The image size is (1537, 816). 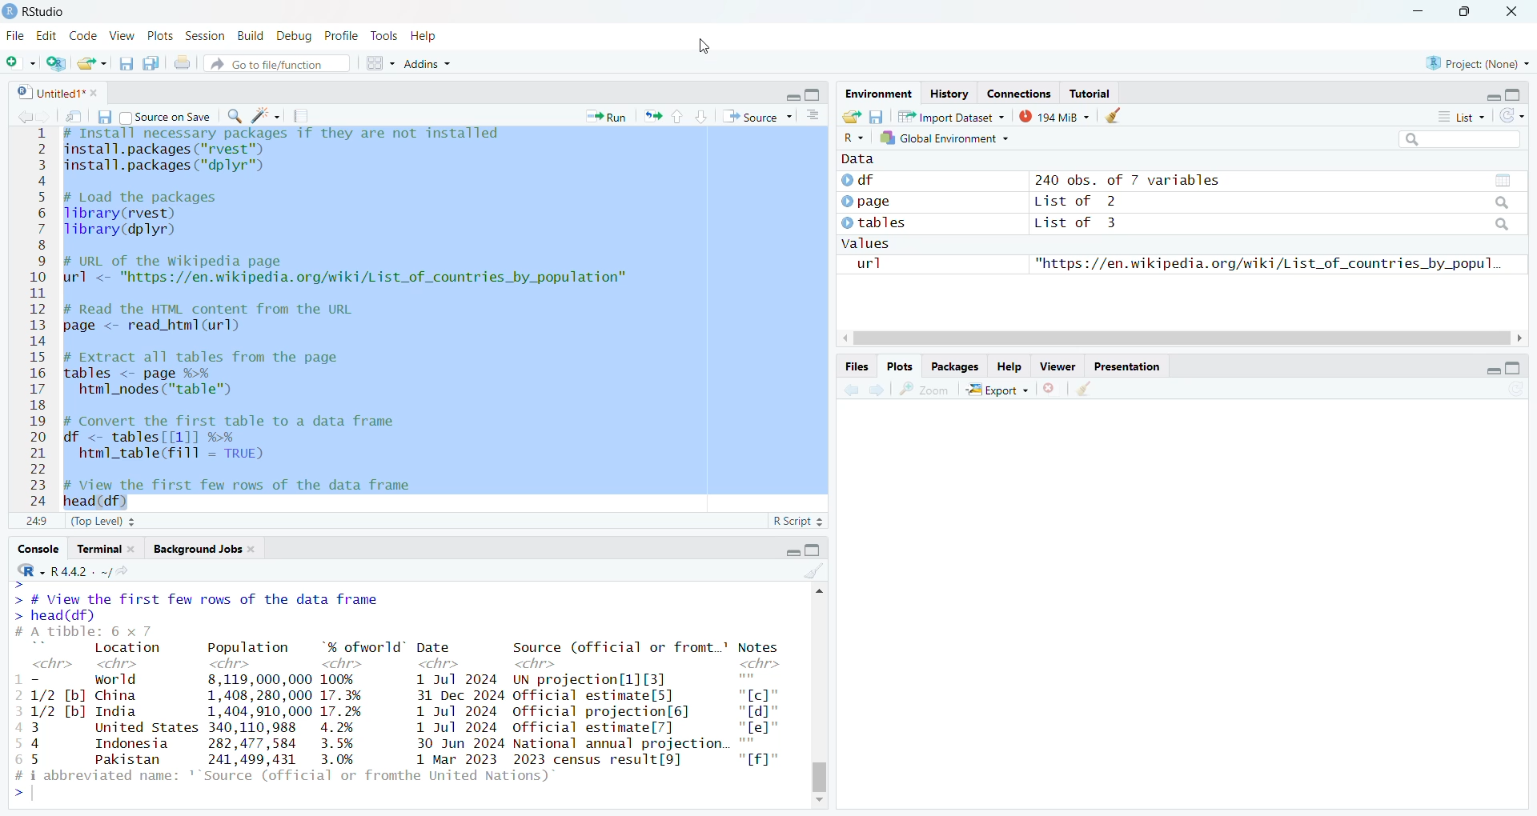 What do you see at coordinates (1514, 368) in the screenshot?
I see `maximize` at bounding box center [1514, 368].